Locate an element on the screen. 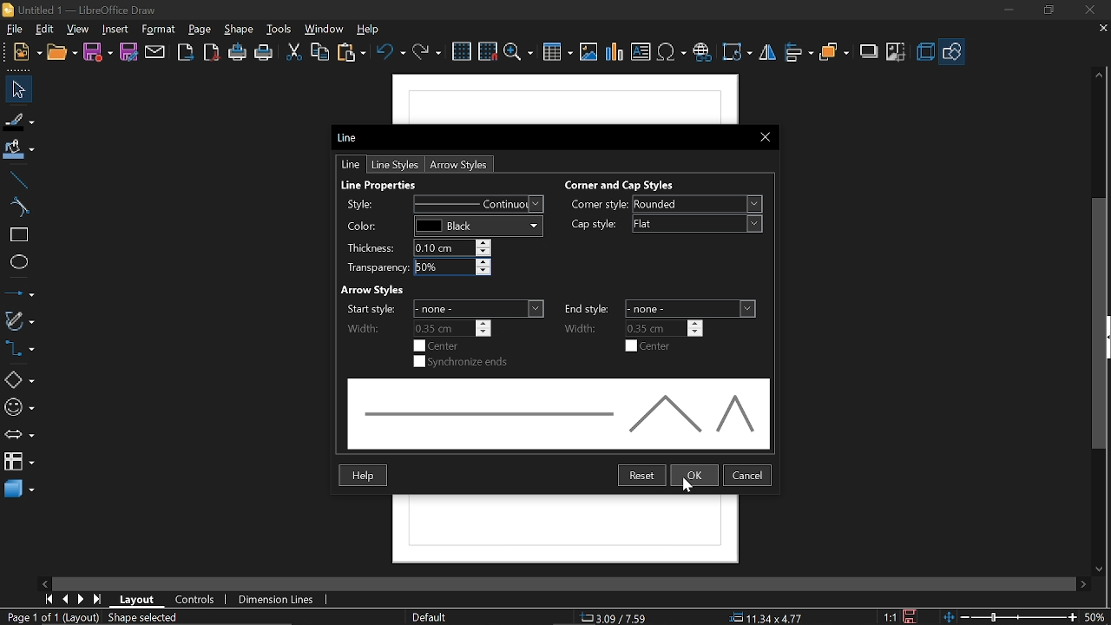 This screenshot has height=625, width=1111. Scaling factor (1:1) is located at coordinates (891, 617).